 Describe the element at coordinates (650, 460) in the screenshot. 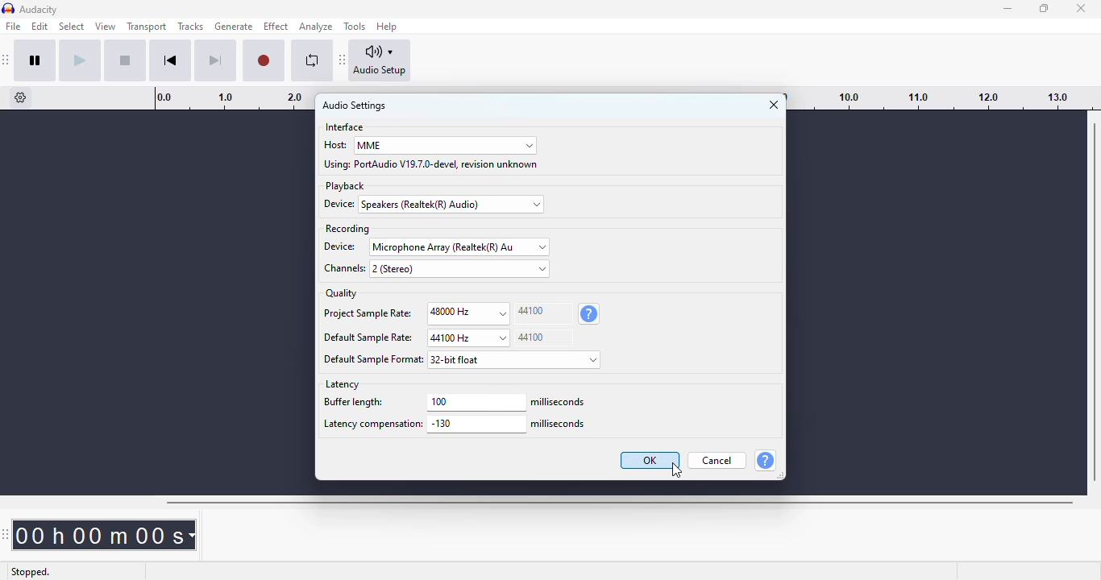

I see `OK` at that location.